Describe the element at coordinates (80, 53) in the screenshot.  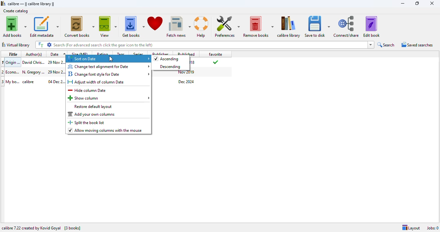
I see `size(MB)` at that location.